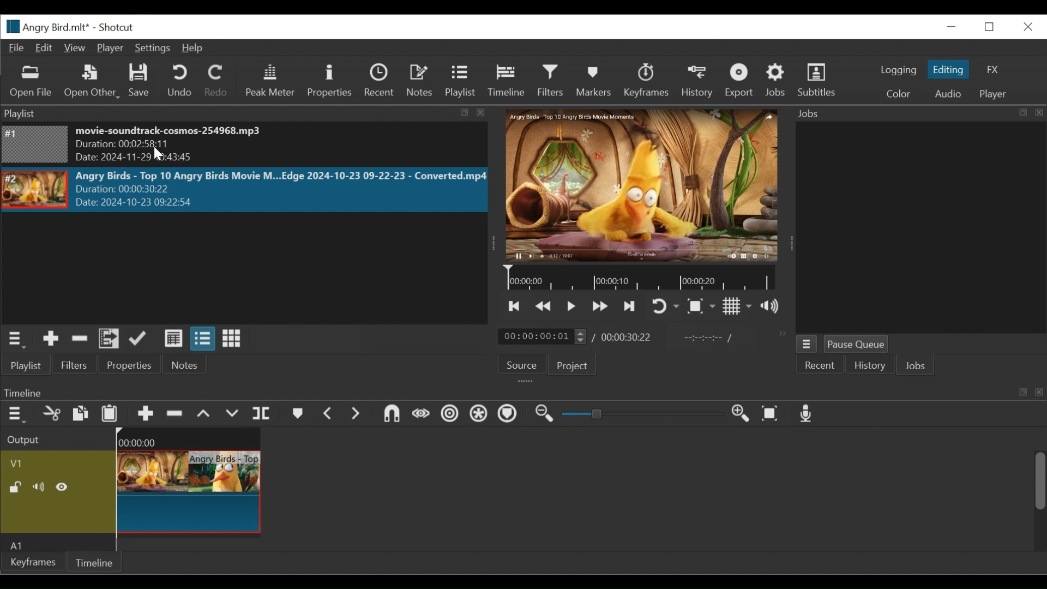 This screenshot has height=589, width=1047. I want to click on Edit, so click(44, 47).